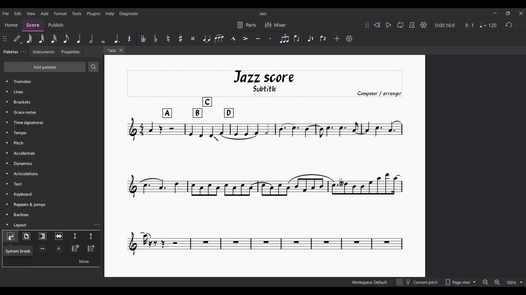  I want to click on Diagnostic menu, so click(129, 14).